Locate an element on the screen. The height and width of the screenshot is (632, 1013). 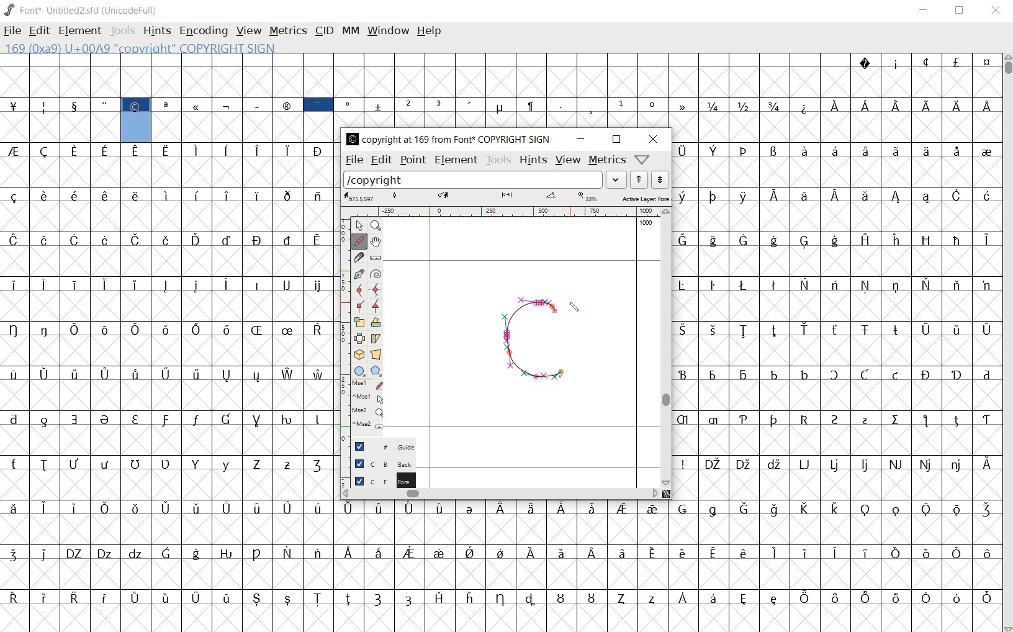
169 (0x9a) U+00A9 "copyright" COPYRIGHT SIGN is located at coordinates (145, 47).